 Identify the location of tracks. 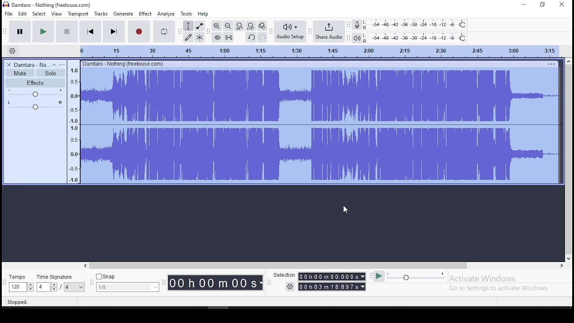
(101, 13).